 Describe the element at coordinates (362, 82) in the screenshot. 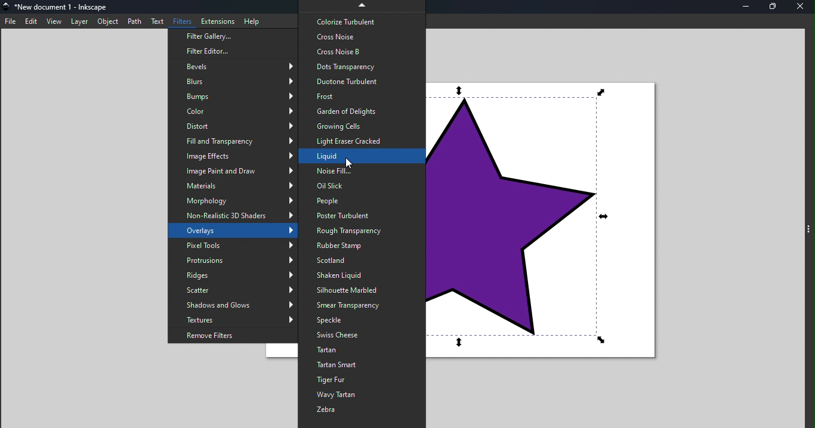

I see `Duotone turbulent` at that location.